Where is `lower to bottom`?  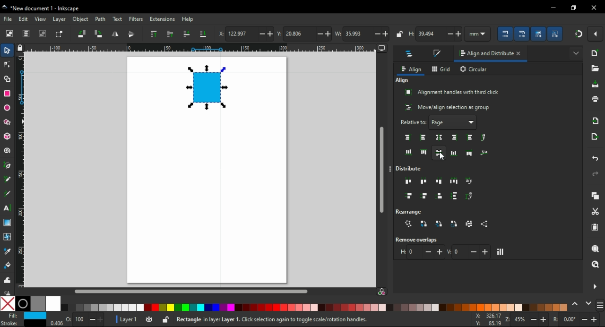 lower to bottom is located at coordinates (203, 34).